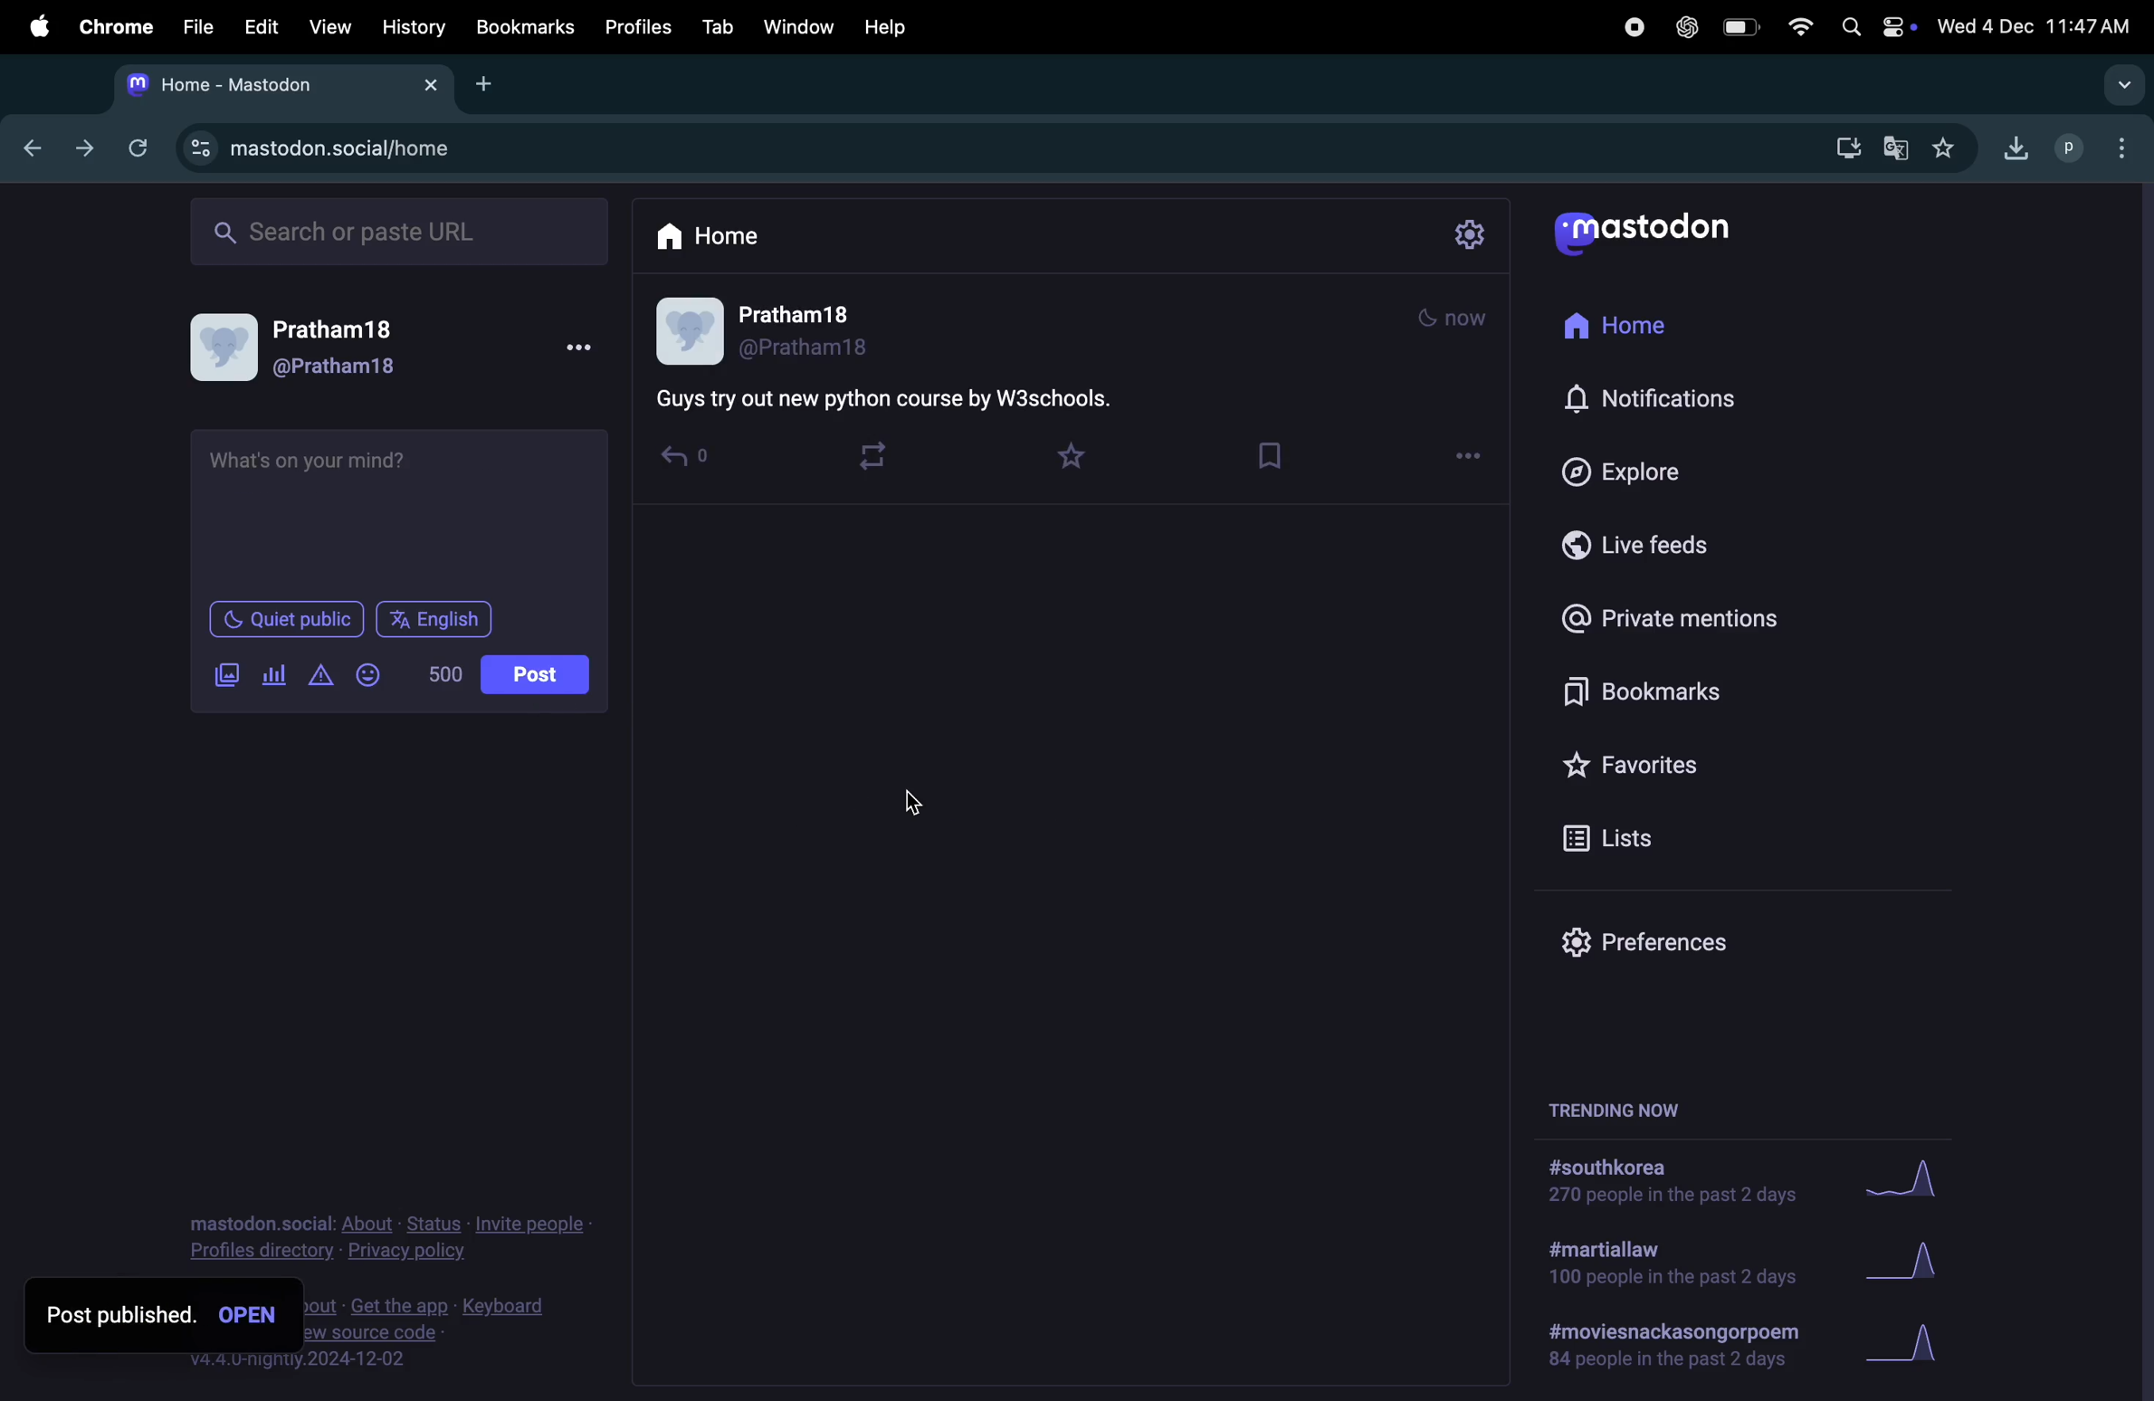  I want to click on , so click(2102, 82).